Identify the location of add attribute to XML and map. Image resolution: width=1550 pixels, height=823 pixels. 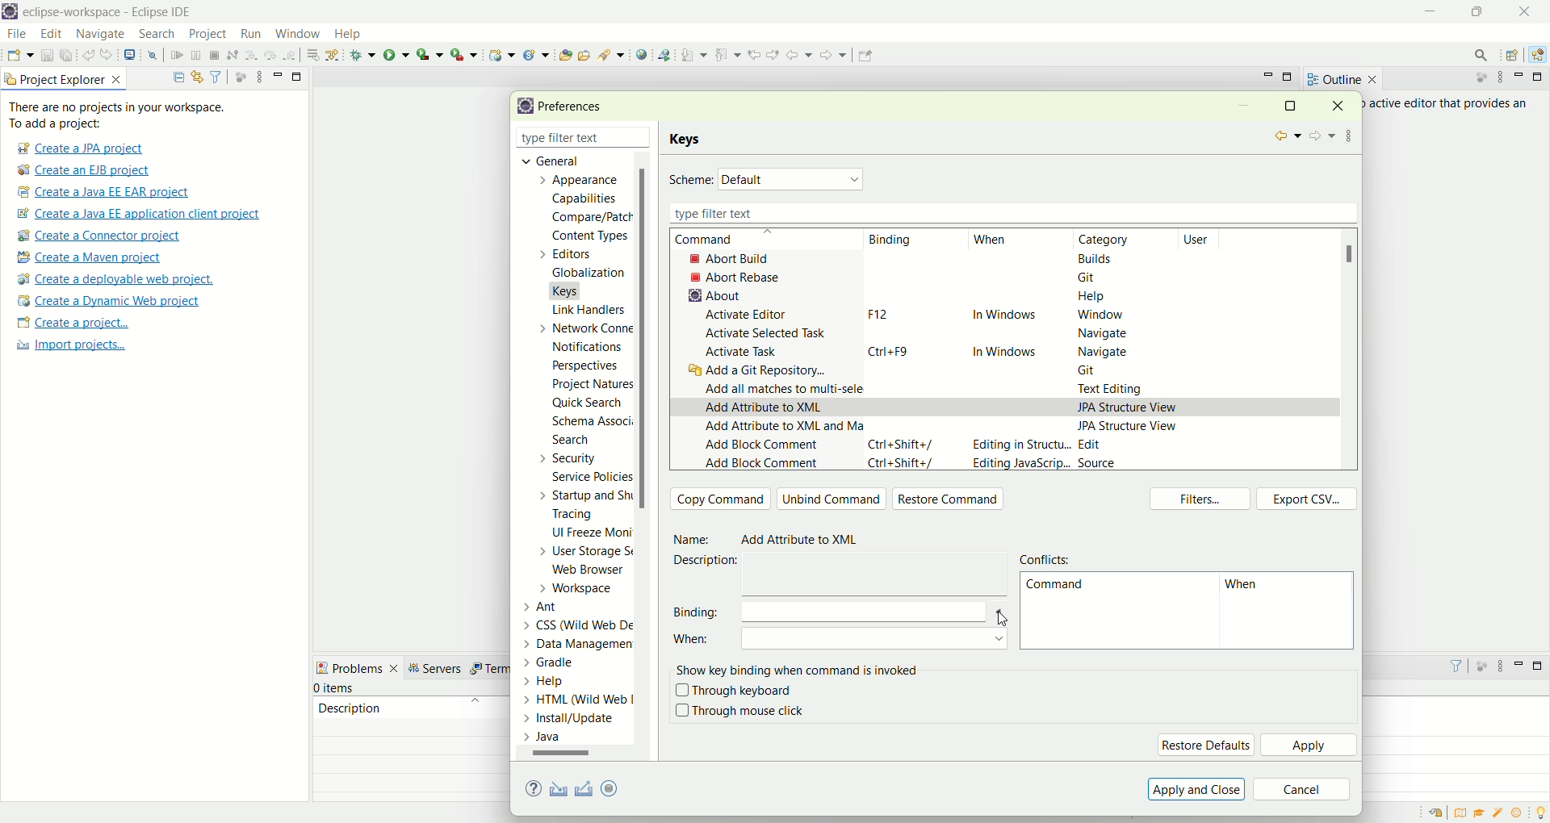
(781, 431).